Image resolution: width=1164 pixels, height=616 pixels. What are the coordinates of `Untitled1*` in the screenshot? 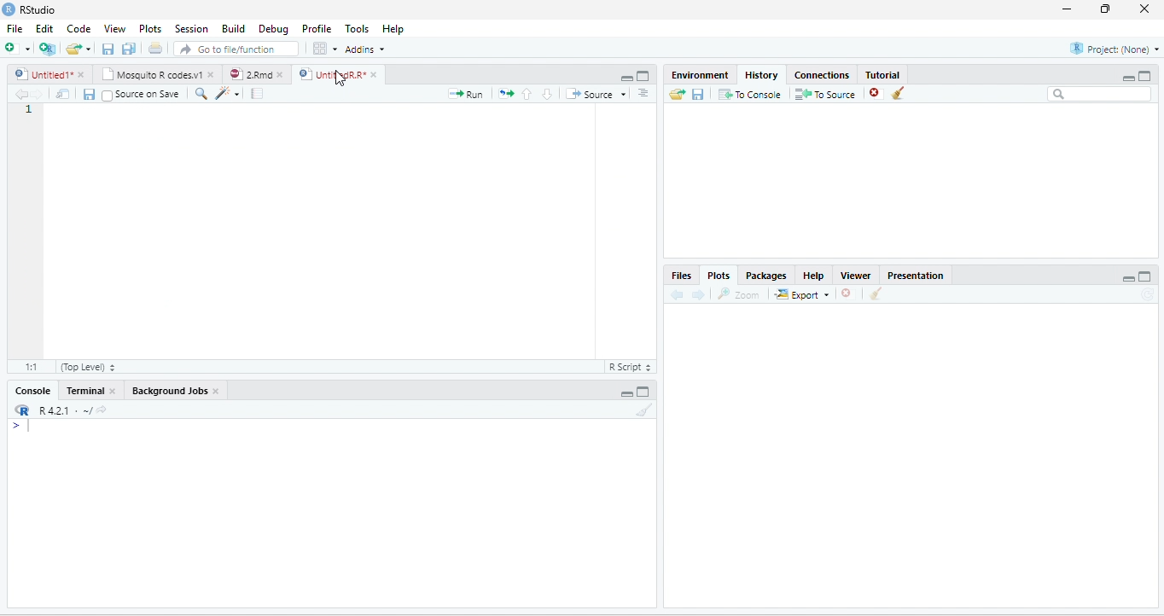 It's located at (41, 74).